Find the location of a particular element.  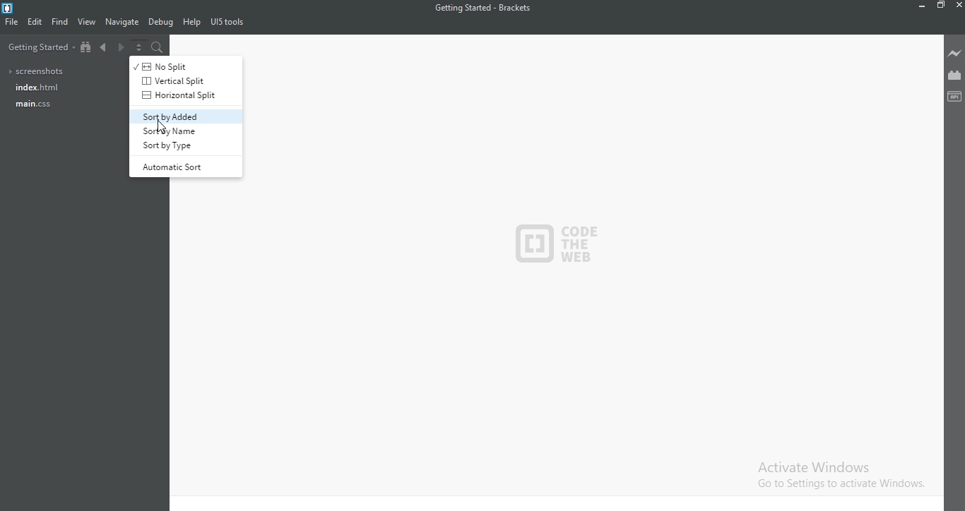

sort by Added is located at coordinates (184, 116).